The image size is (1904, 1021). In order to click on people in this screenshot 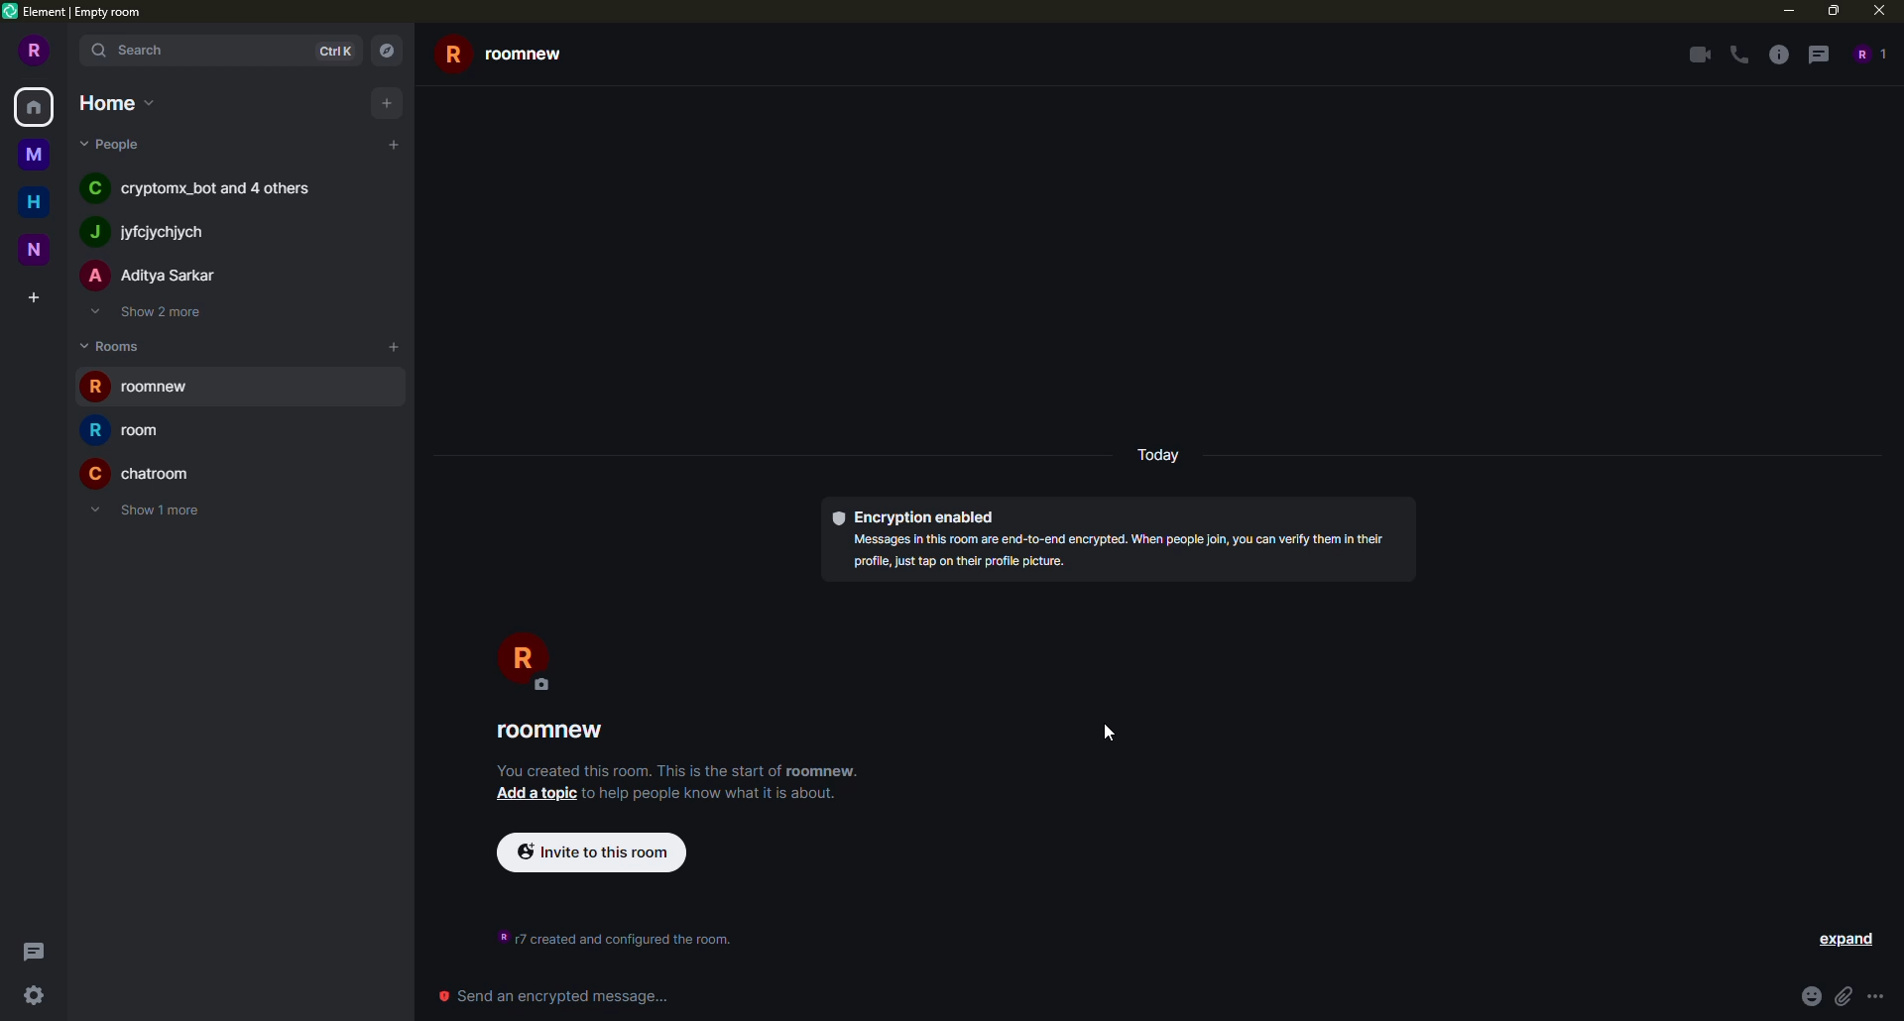, I will do `click(114, 140)`.